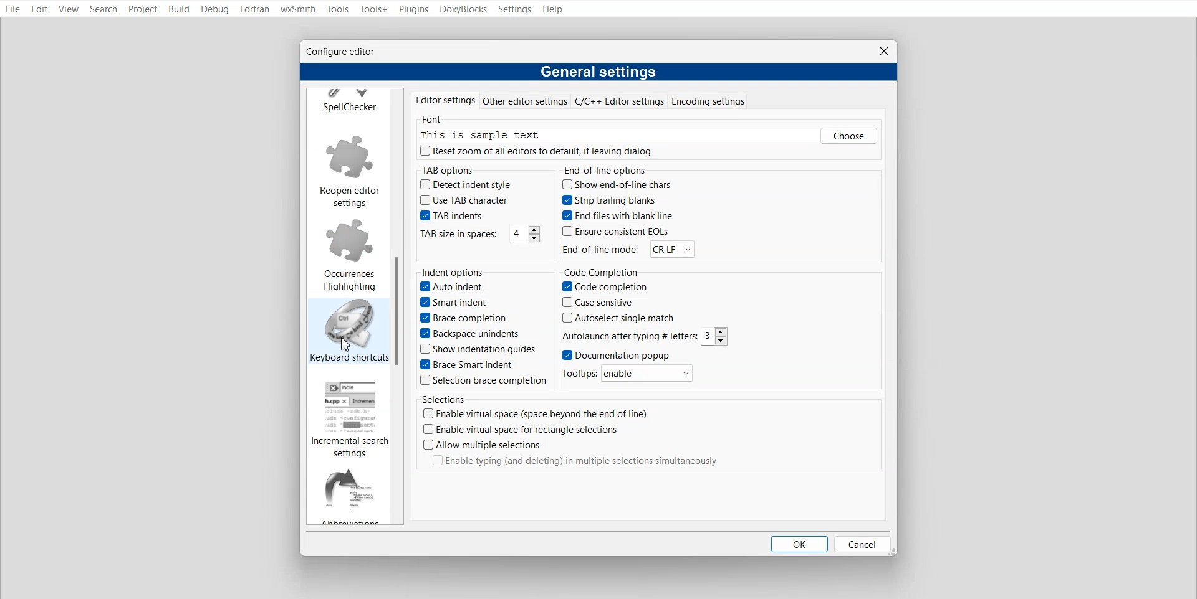 The image size is (1197, 599). I want to click on Show indentation guides, so click(476, 351).